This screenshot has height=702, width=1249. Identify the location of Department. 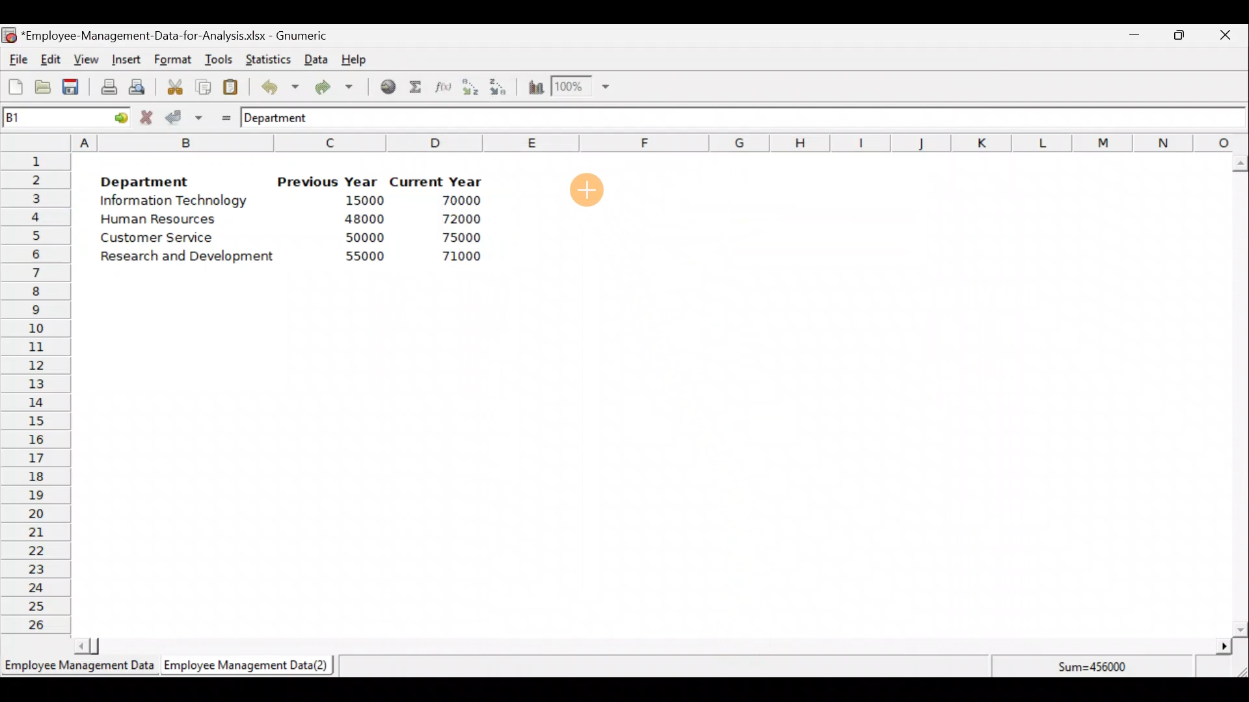
(144, 178).